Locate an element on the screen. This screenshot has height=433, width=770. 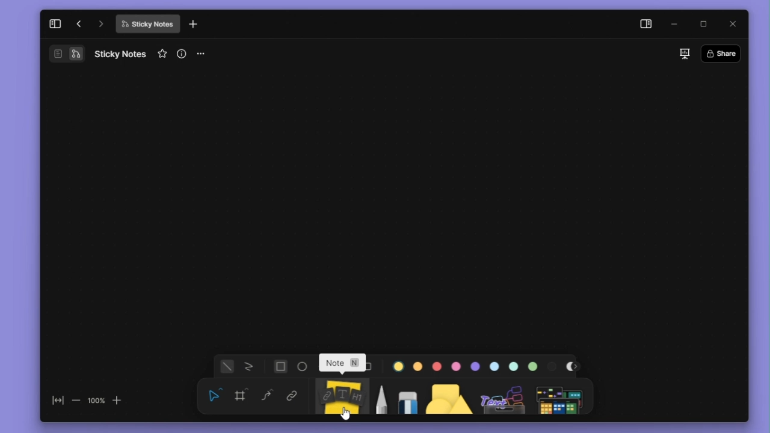
maximize is located at coordinates (704, 24).